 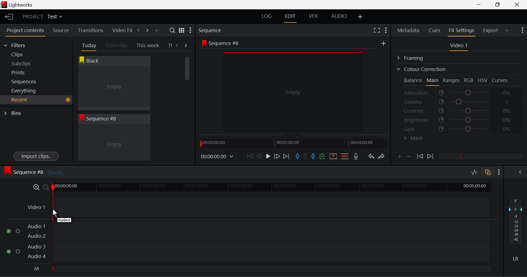 I want to click on Decibel Gain, so click(x=515, y=231).